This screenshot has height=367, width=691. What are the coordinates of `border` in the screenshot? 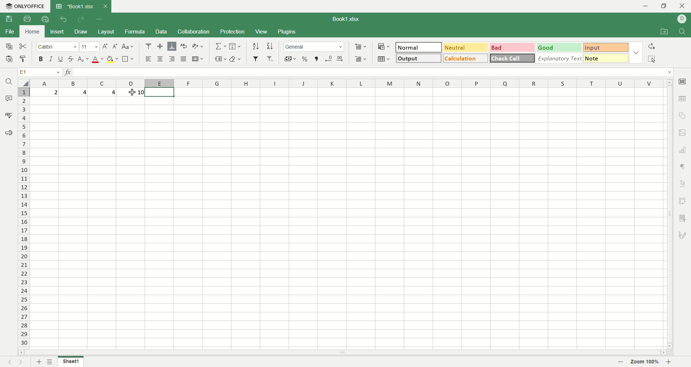 It's located at (128, 58).